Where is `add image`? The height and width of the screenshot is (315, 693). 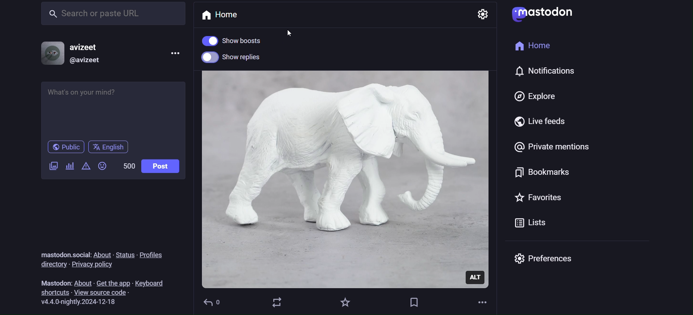 add image is located at coordinates (52, 167).